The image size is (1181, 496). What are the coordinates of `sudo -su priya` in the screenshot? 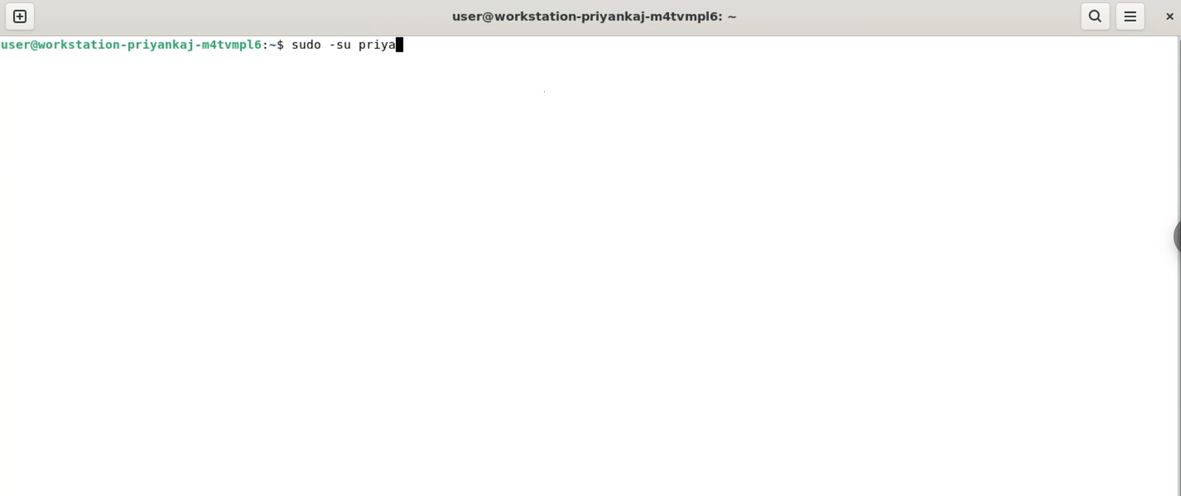 It's located at (344, 43).